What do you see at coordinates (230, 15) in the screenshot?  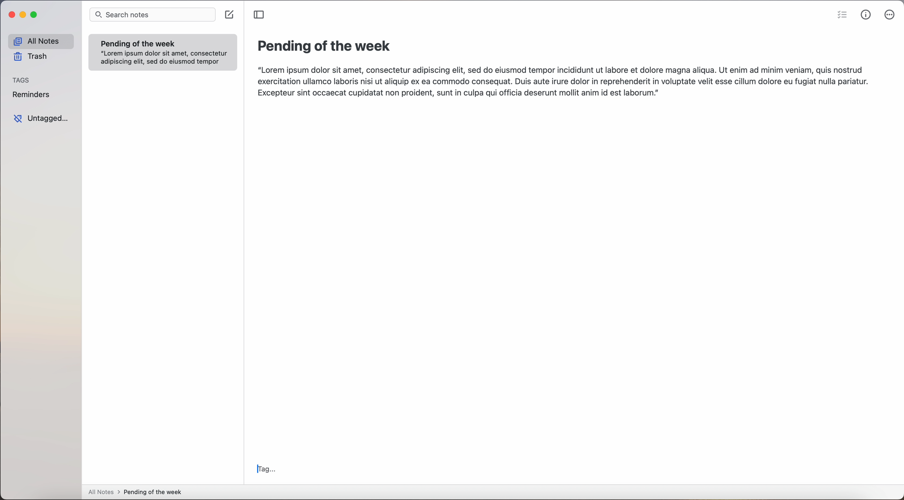 I see `create note` at bounding box center [230, 15].